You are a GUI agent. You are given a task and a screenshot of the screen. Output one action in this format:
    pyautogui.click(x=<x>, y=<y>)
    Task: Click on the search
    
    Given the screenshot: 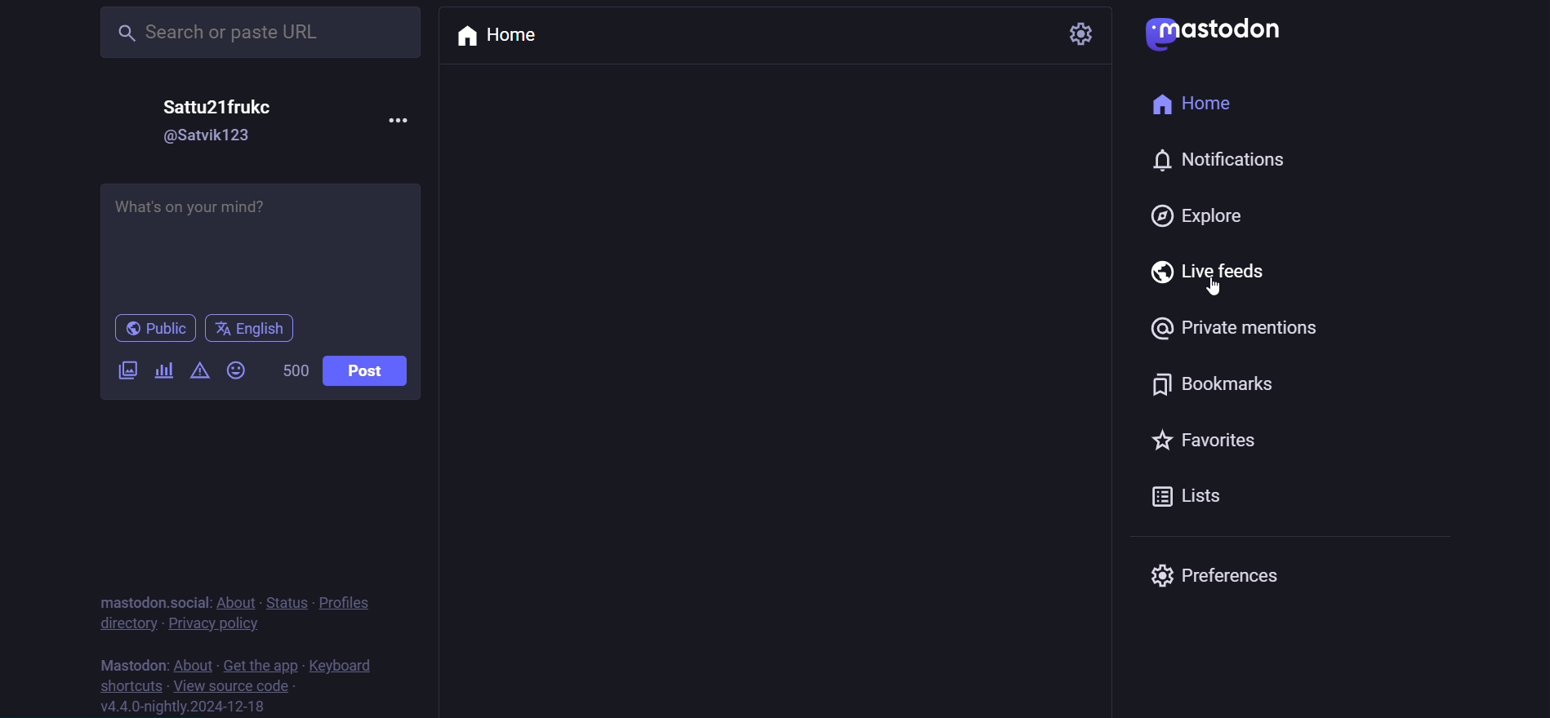 What is the action you would take?
    pyautogui.click(x=257, y=35)
    